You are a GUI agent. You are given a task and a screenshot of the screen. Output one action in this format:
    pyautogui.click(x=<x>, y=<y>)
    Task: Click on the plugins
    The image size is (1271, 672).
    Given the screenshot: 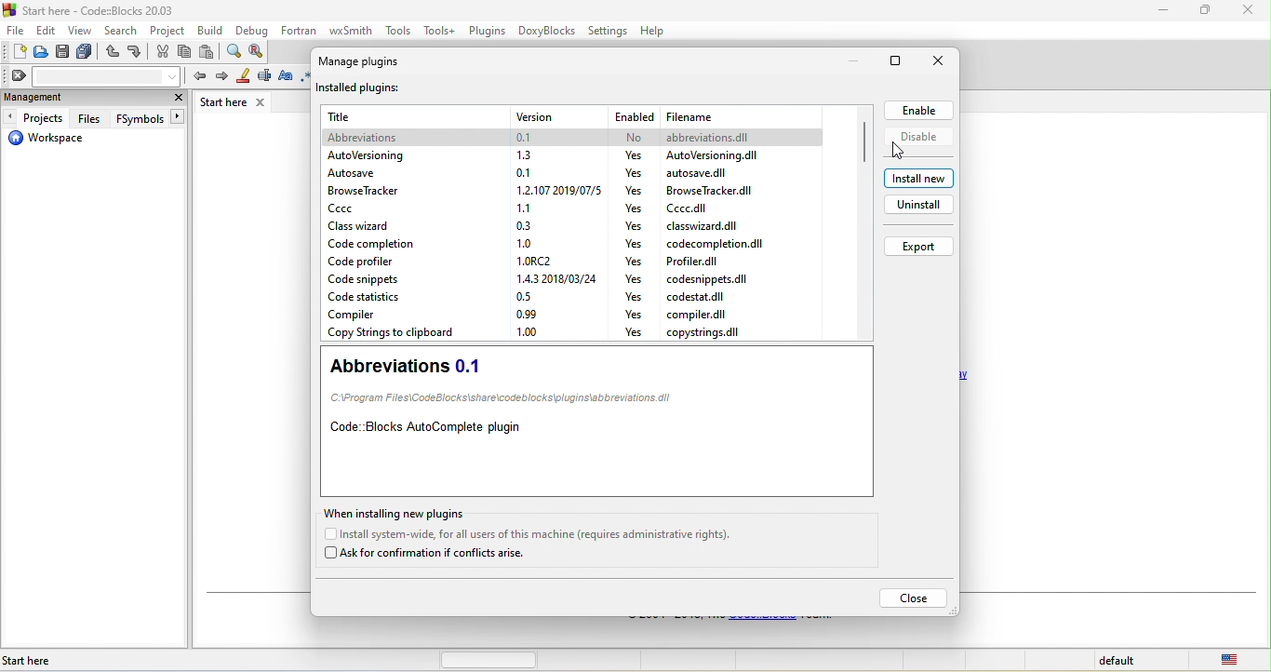 What is the action you would take?
    pyautogui.click(x=489, y=32)
    